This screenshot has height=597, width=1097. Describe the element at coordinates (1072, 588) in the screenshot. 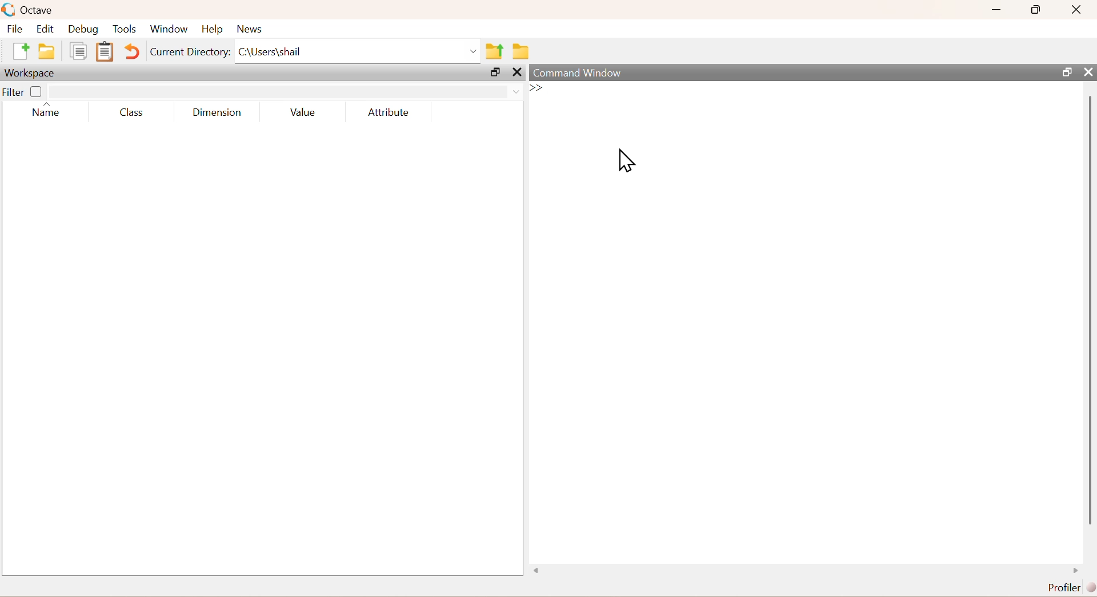

I see `Profiler` at that location.